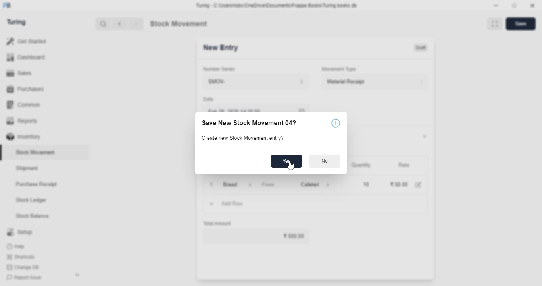 The image size is (542, 286). What do you see at coordinates (361, 165) in the screenshot?
I see `quantity` at bounding box center [361, 165].